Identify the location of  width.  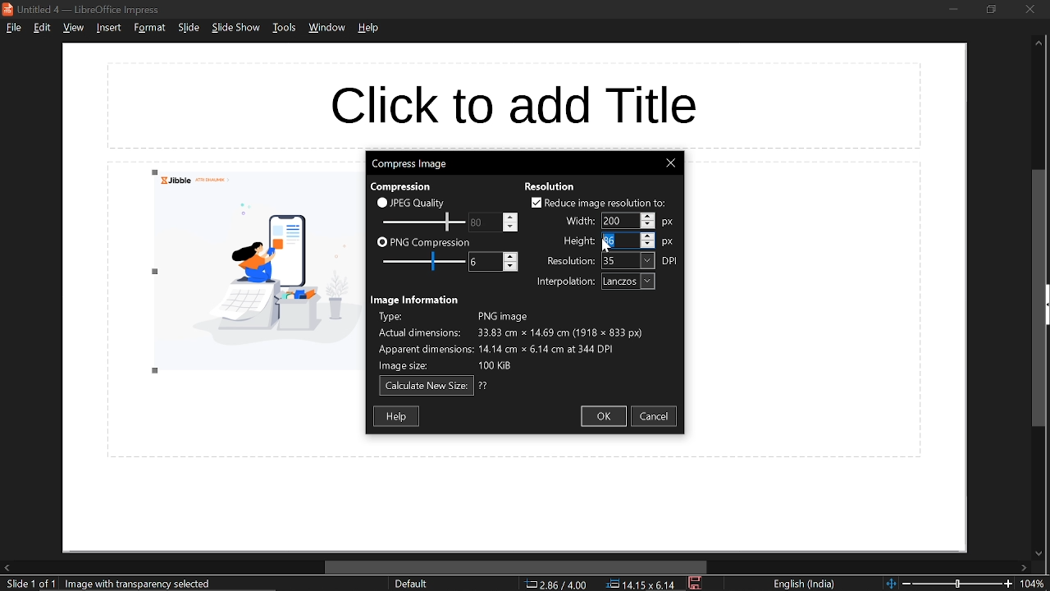
(619, 221).